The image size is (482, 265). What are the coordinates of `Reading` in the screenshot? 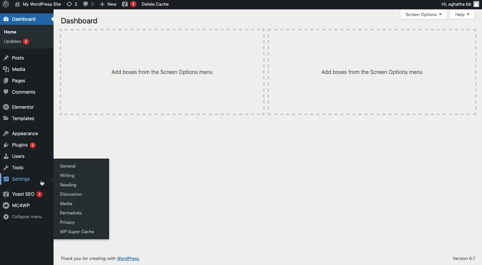 It's located at (68, 185).